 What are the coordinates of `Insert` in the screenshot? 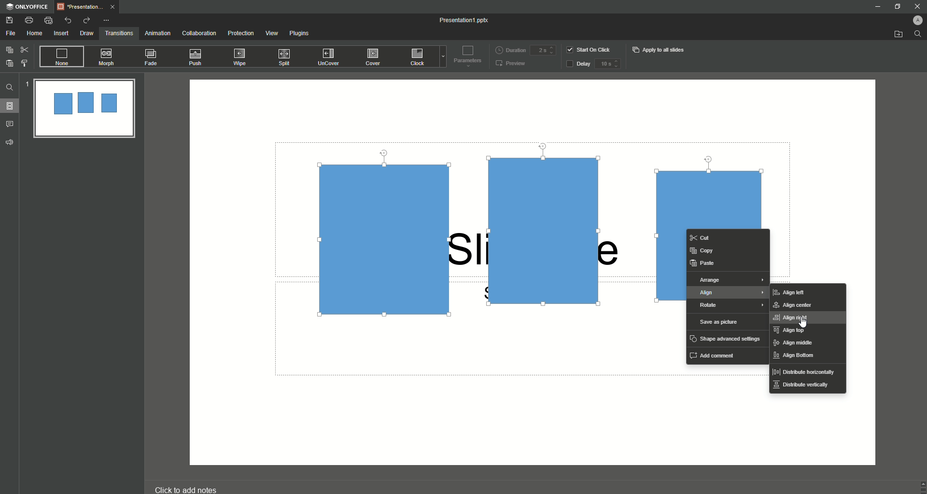 It's located at (61, 34).